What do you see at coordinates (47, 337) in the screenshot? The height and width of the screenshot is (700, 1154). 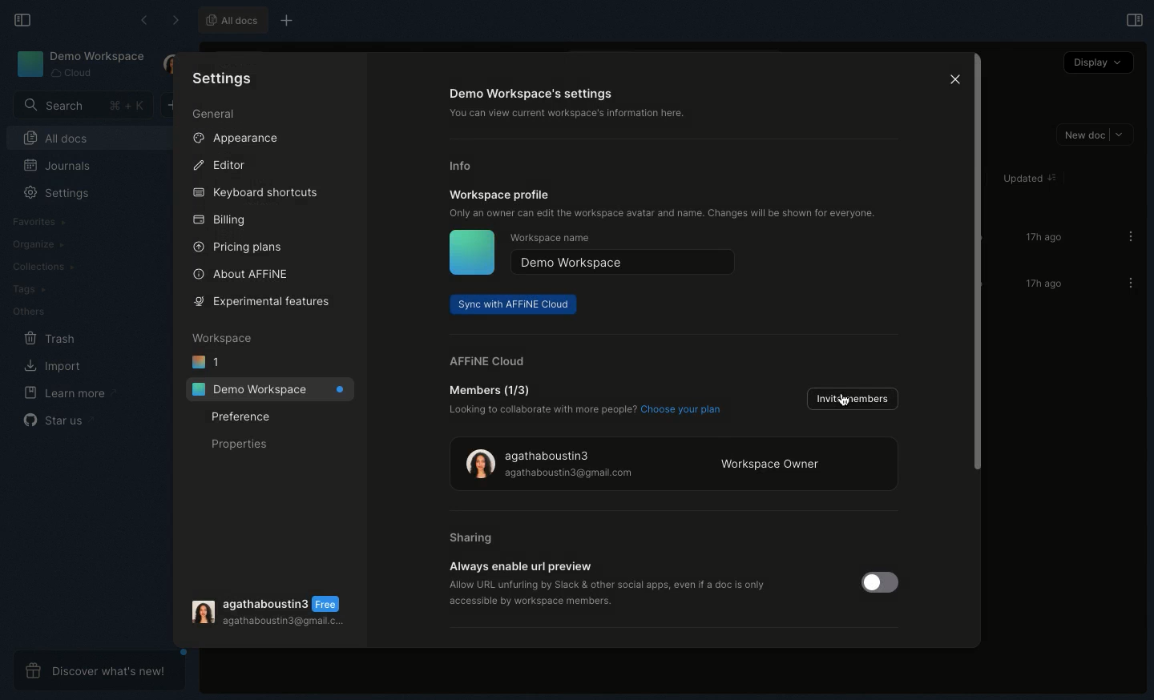 I see `Trash` at bounding box center [47, 337].